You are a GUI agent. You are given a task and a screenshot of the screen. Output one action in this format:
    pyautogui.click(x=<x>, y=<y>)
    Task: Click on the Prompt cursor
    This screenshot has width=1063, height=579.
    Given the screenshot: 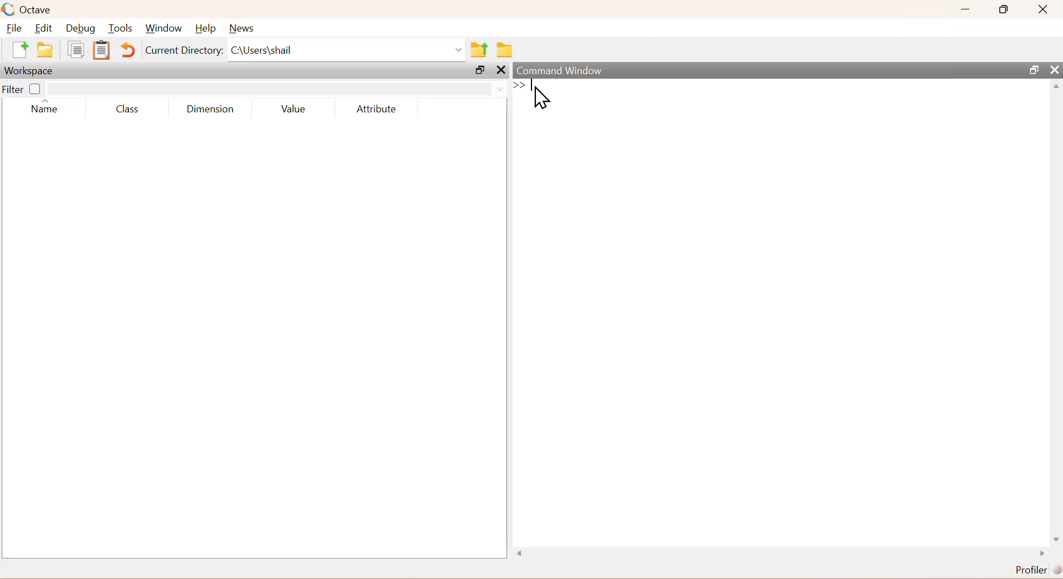 What is the action you would take?
    pyautogui.click(x=521, y=87)
    